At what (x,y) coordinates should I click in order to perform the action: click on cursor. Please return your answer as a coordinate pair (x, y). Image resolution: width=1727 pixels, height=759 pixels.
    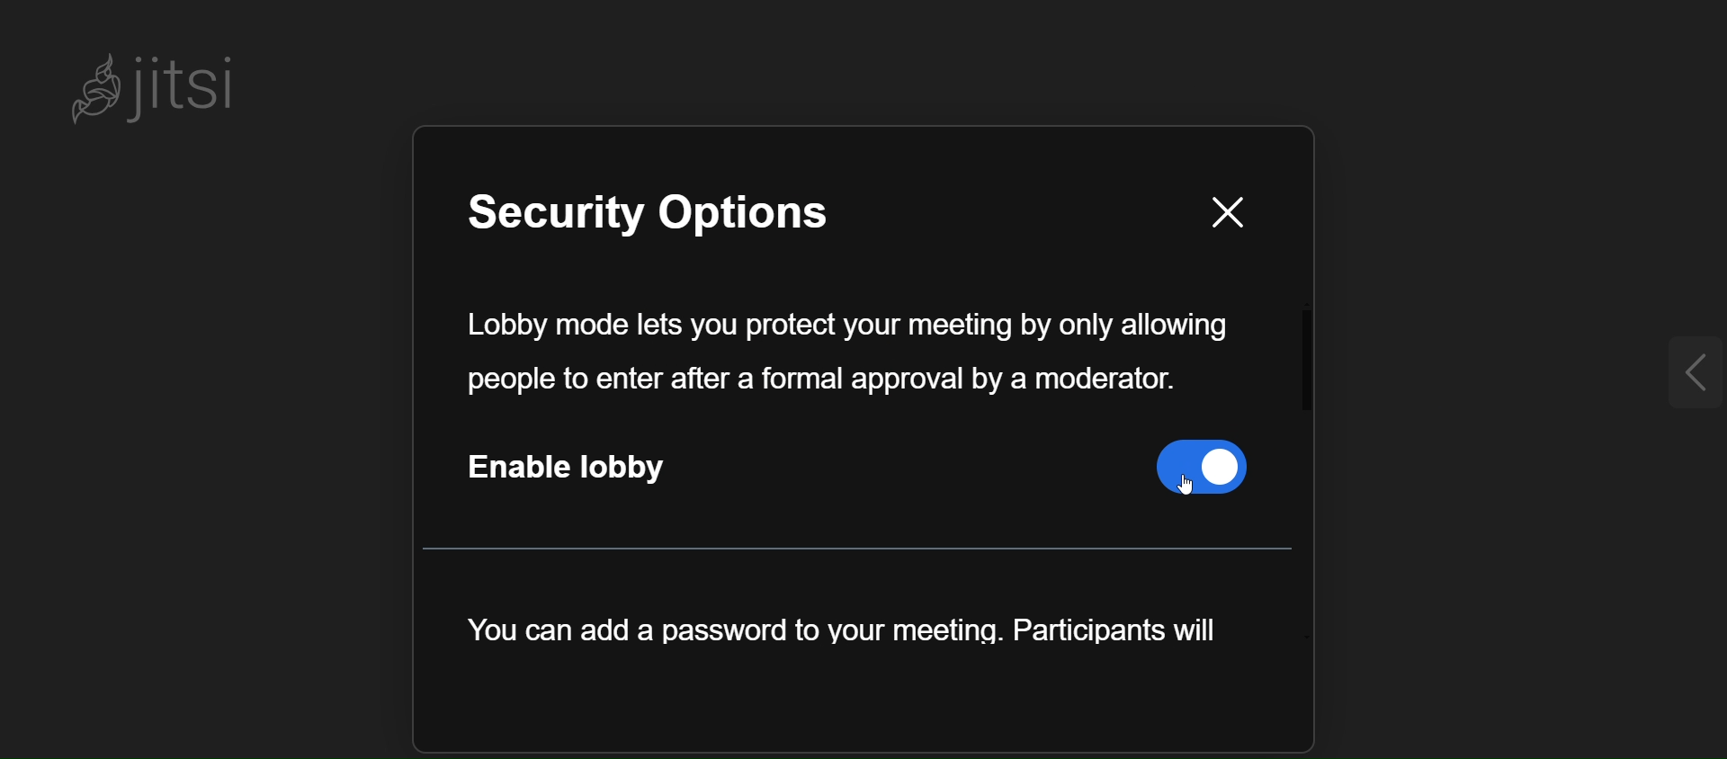
    Looking at the image, I should click on (1218, 487).